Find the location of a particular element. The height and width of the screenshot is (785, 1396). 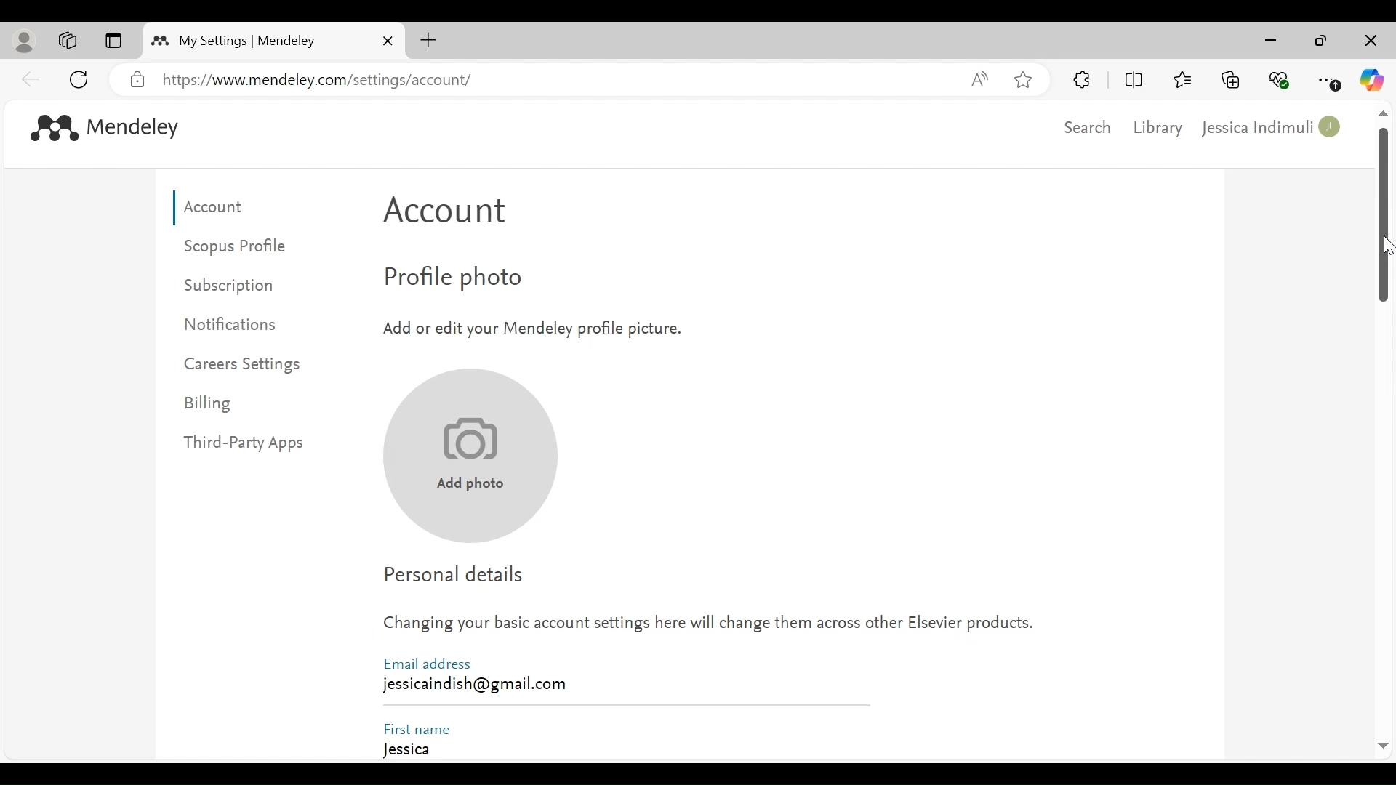

Maximize is located at coordinates (1321, 42).